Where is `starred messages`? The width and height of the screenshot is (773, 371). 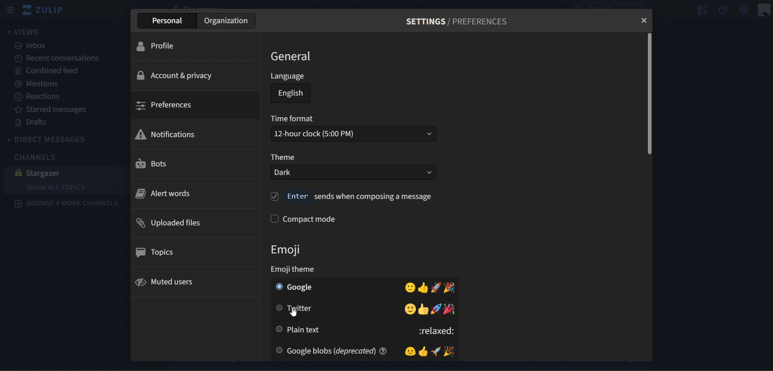 starred messages is located at coordinates (54, 109).